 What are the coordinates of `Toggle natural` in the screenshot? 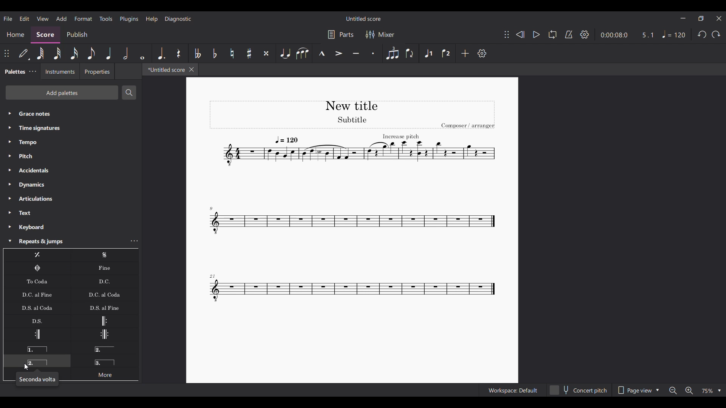 It's located at (232, 53).